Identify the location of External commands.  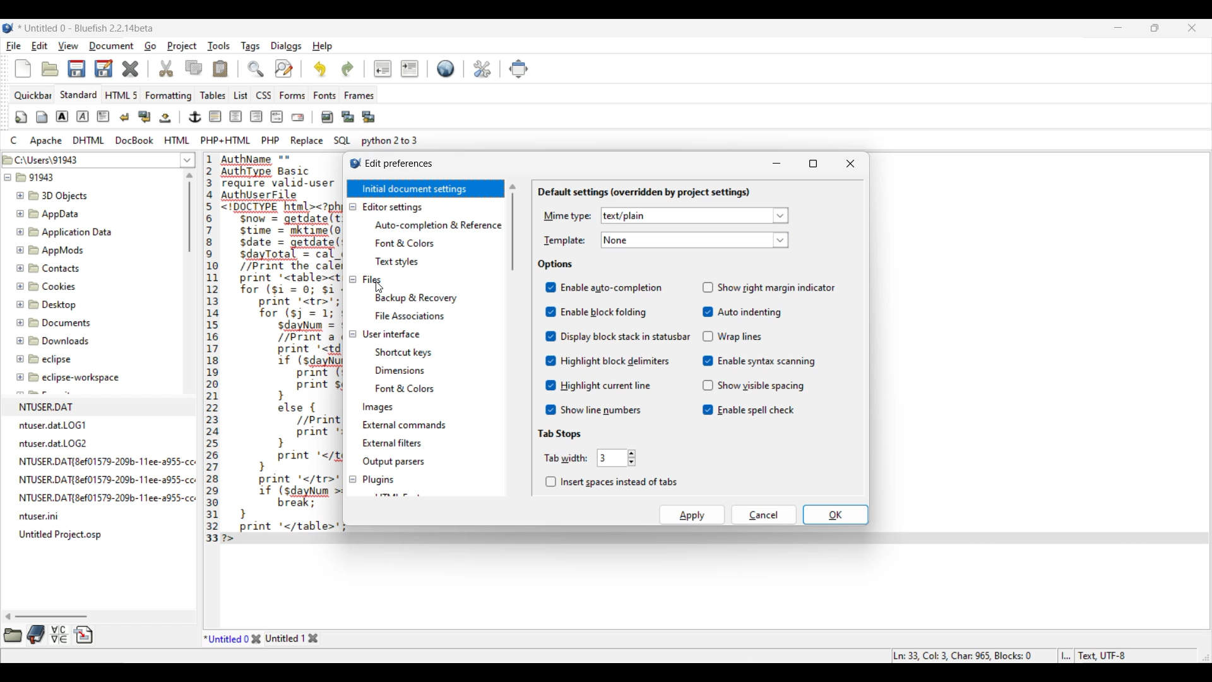
(405, 424).